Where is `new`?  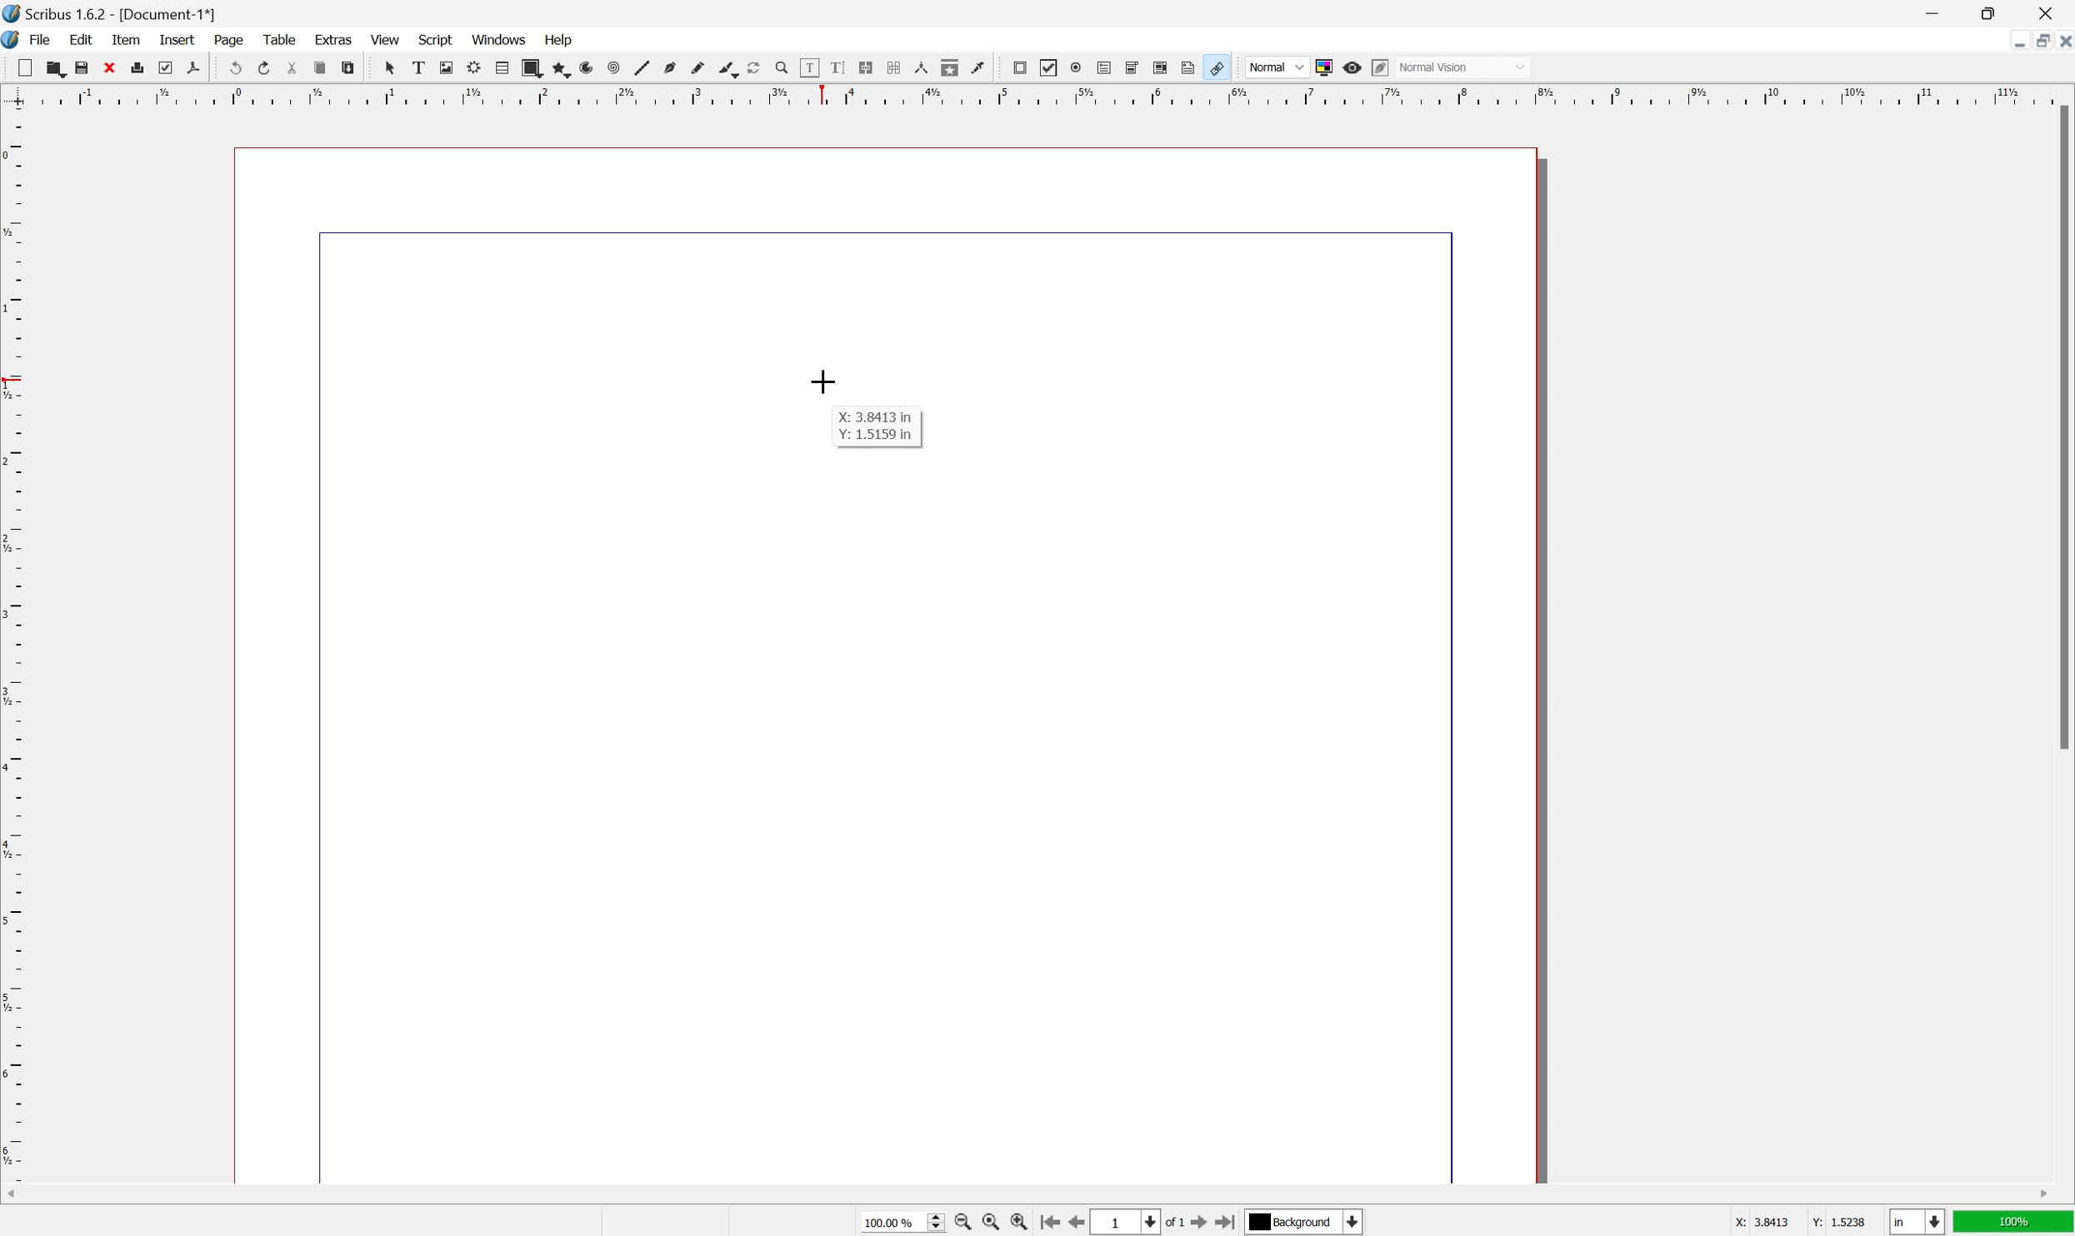
new is located at coordinates (24, 67).